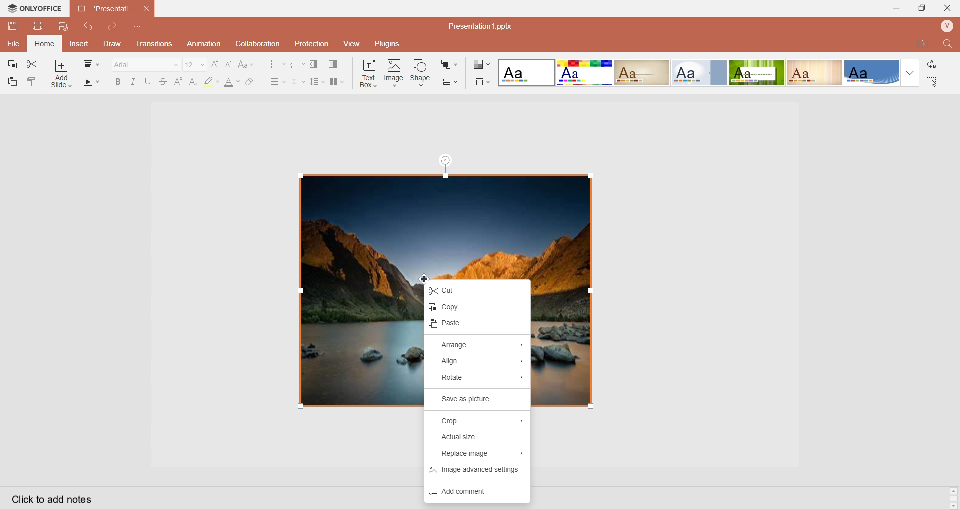 This screenshot has height=510, width=960. Describe the element at coordinates (248, 65) in the screenshot. I see `Change Case` at that location.